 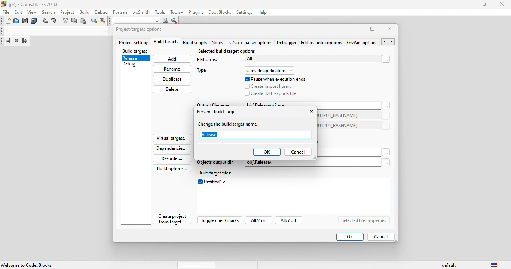 What do you see at coordinates (373, 30) in the screenshot?
I see `maximize` at bounding box center [373, 30].